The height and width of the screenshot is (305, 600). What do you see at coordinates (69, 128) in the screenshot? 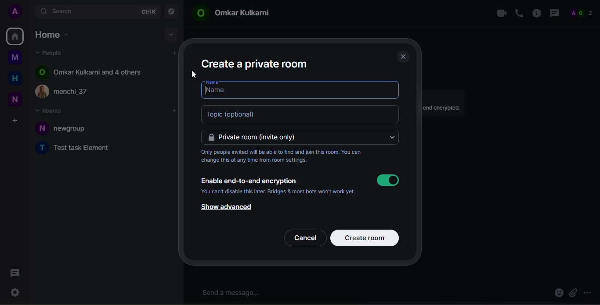
I see `N newgroup` at bounding box center [69, 128].